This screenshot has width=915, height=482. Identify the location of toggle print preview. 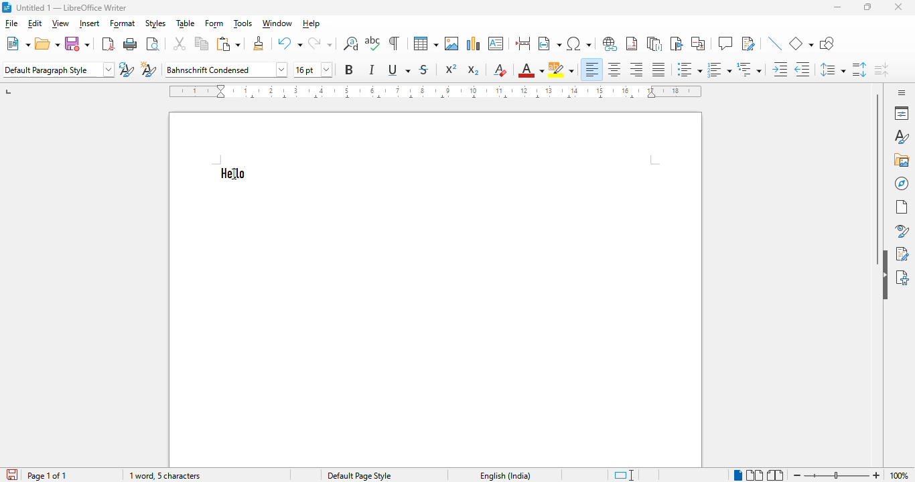
(153, 44).